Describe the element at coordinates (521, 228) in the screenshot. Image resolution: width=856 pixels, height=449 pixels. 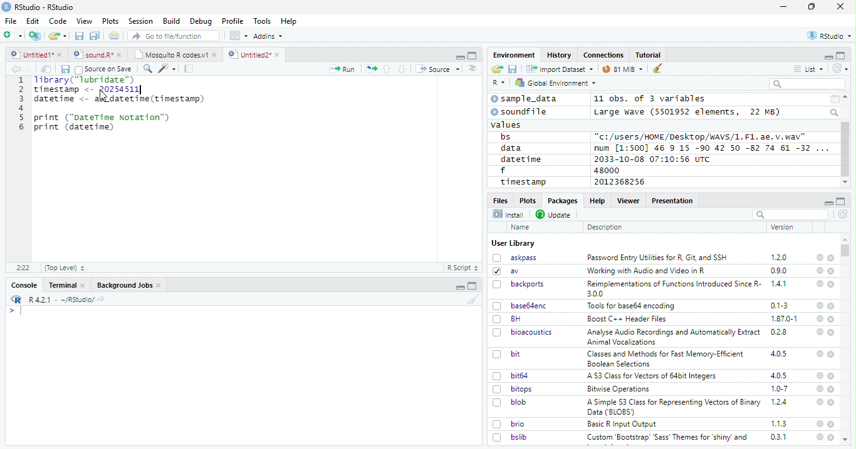
I see `Name` at that location.